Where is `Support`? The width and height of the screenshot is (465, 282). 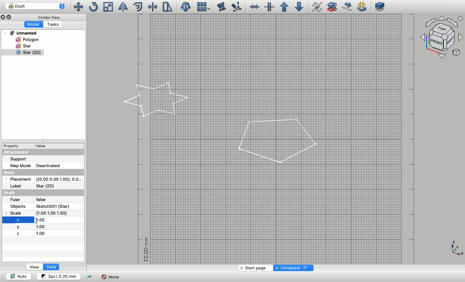
Support is located at coordinates (18, 159).